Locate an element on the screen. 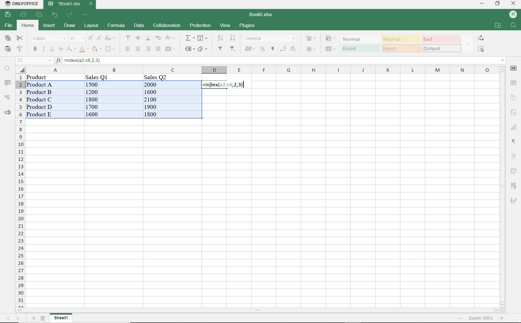 Image resolution: width=521 pixels, height=323 pixels. borders is located at coordinates (109, 49).